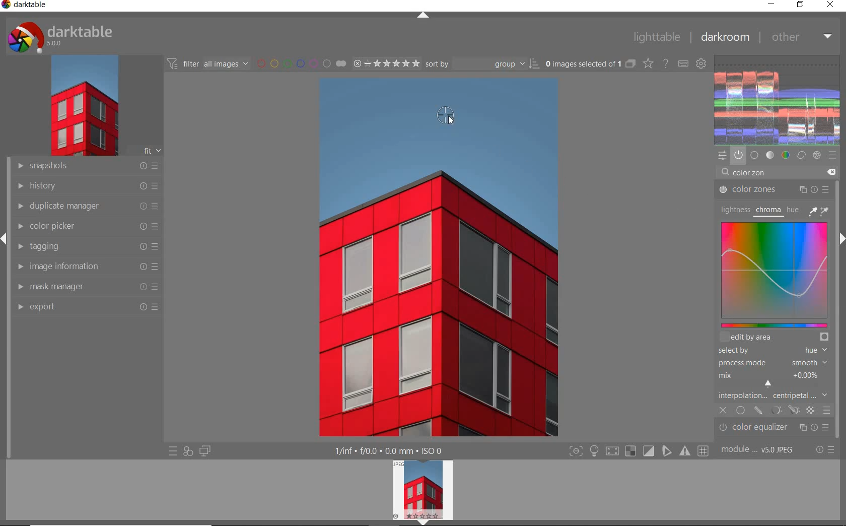 This screenshot has height=526, width=846. What do you see at coordinates (666, 451) in the screenshot?
I see `guides overlay` at bounding box center [666, 451].